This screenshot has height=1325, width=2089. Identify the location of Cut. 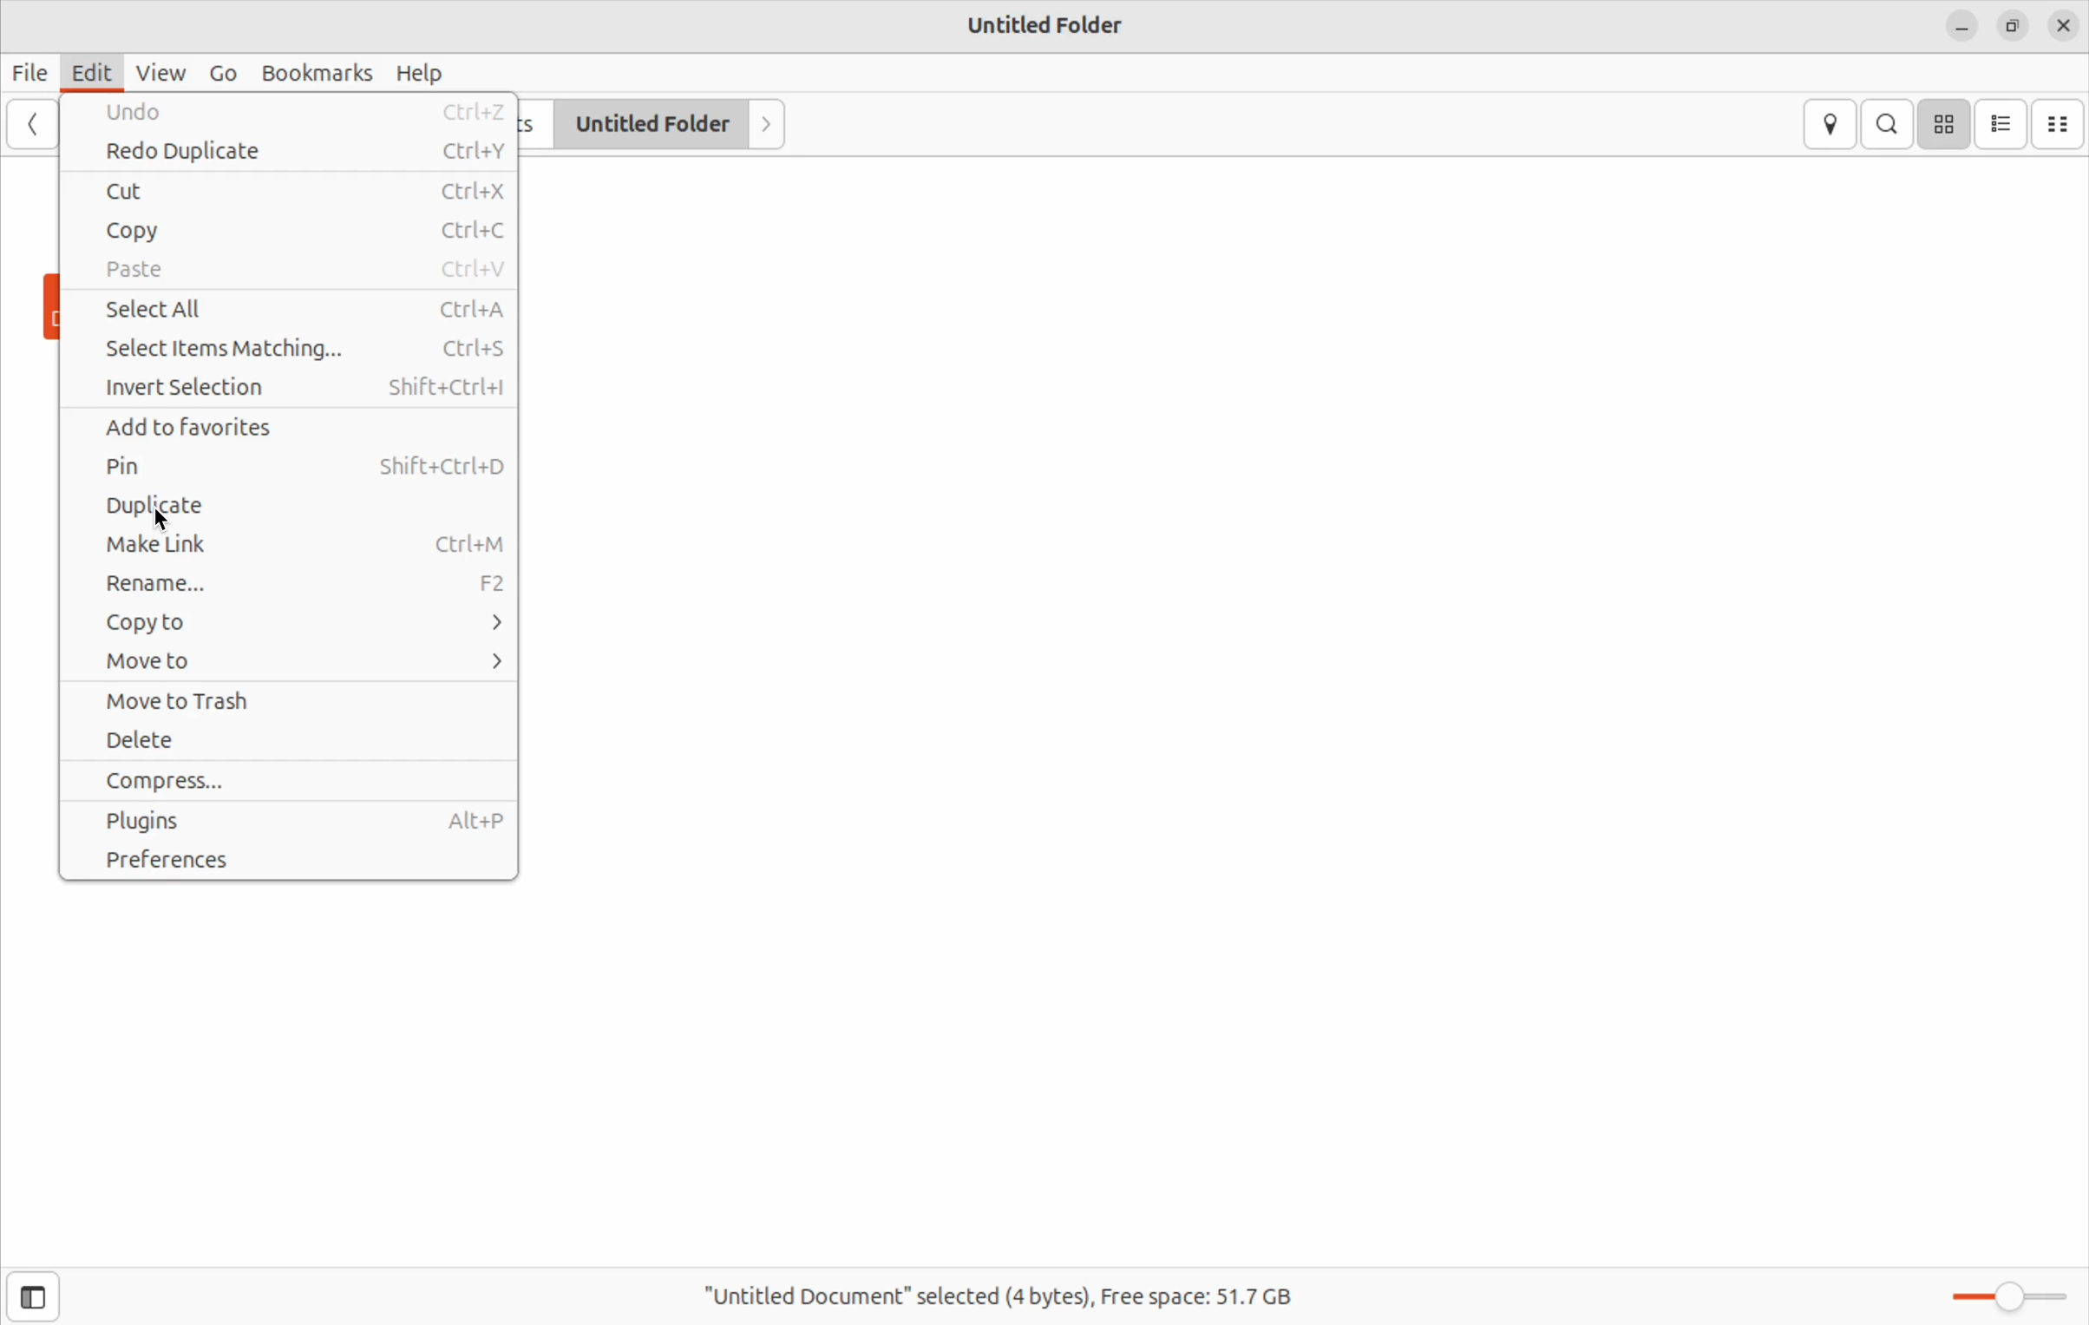
(289, 189).